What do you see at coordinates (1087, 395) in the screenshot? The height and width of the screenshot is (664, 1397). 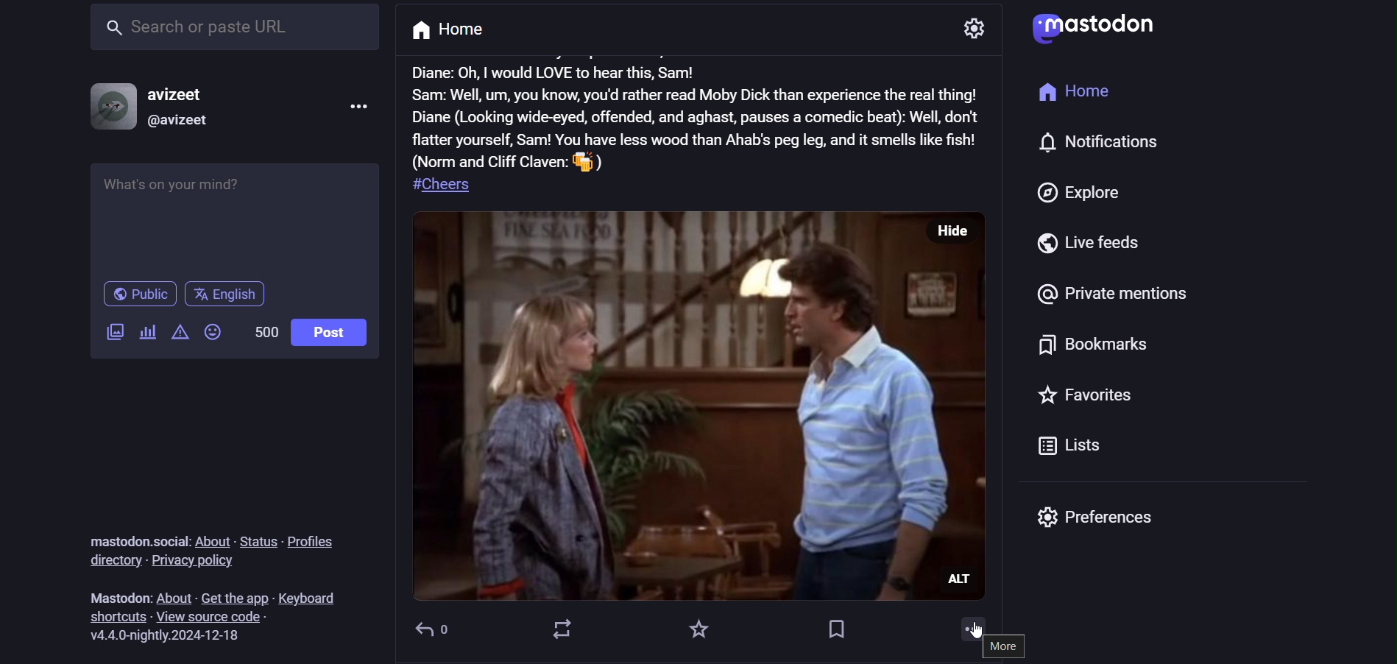 I see `favorites` at bounding box center [1087, 395].